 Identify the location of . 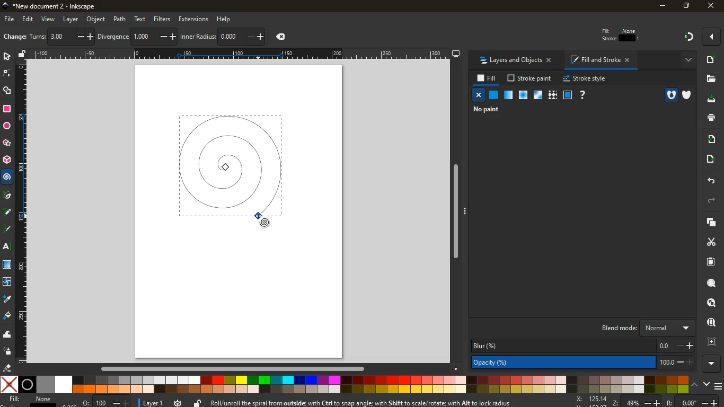
(47, 18).